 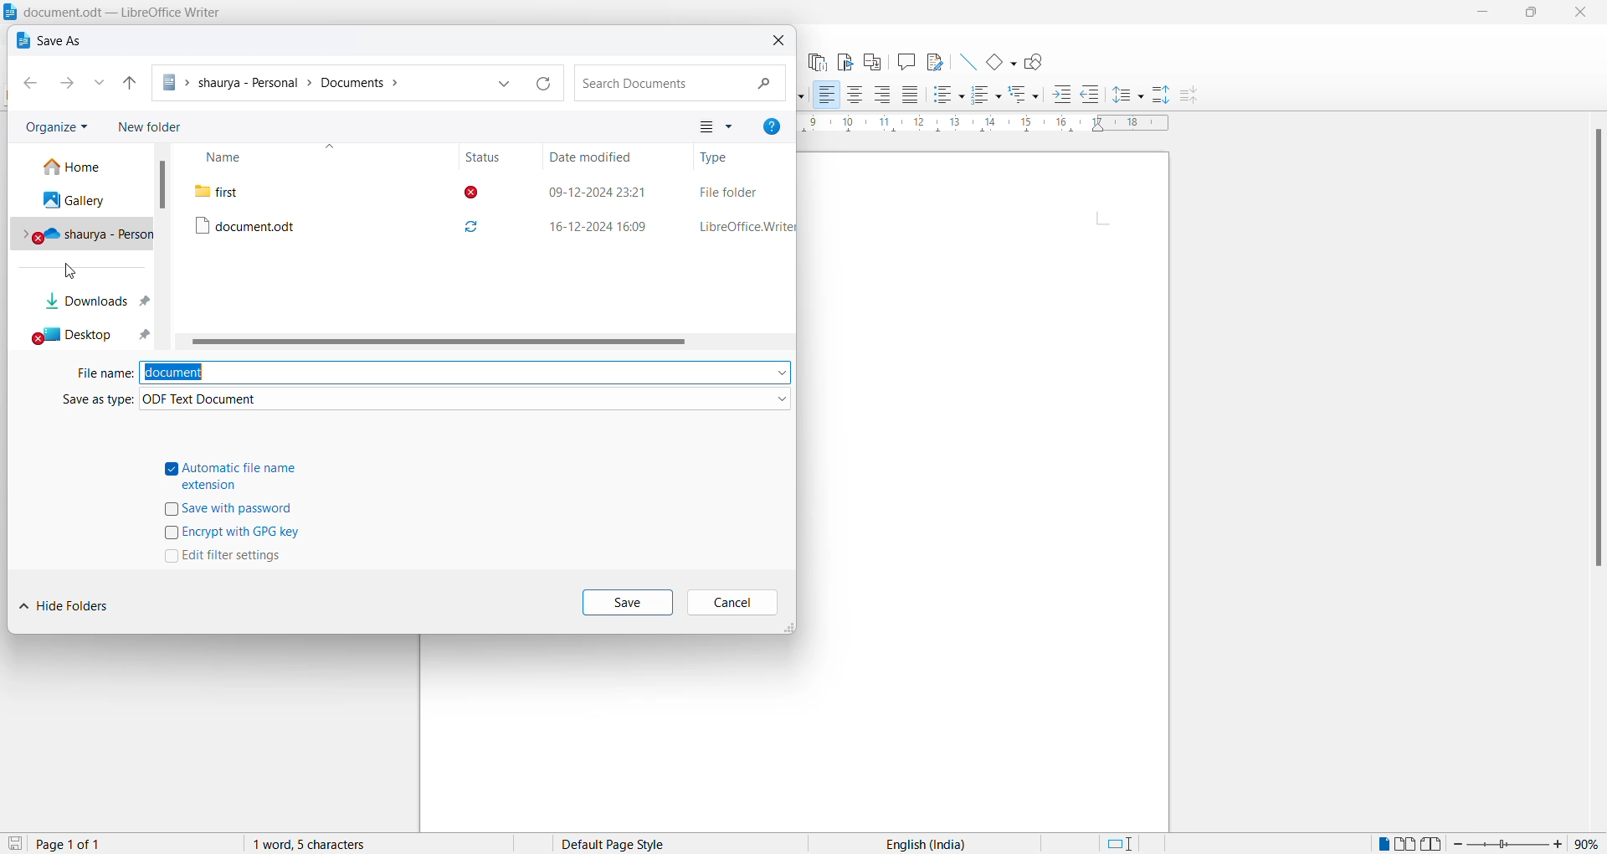 I want to click on hide folders button, so click(x=71, y=611).